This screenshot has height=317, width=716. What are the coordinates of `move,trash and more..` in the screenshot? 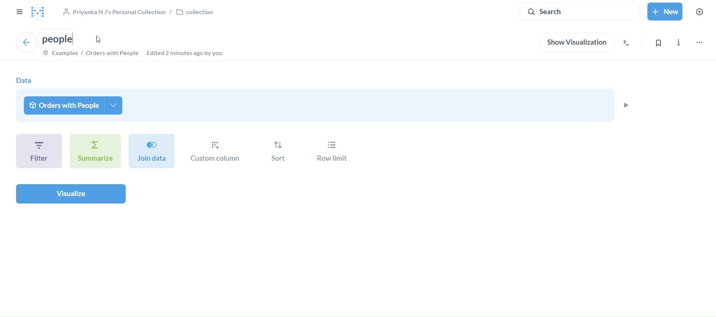 It's located at (699, 43).